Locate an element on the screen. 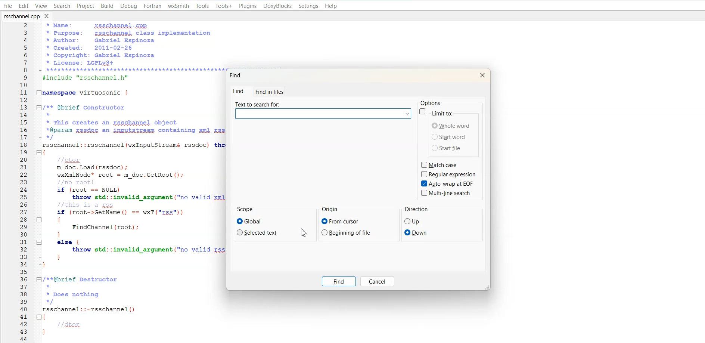 The width and height of the screenshot is (705, 343). Beginning of file is located at coordinates (347, 232).